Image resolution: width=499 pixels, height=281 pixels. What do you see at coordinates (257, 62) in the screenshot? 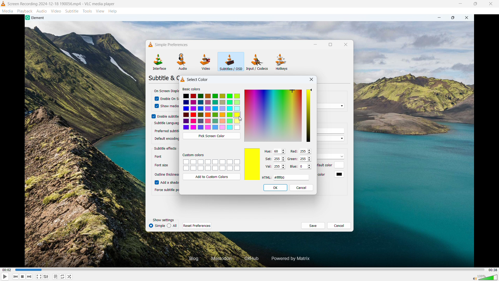
I see `Input or codecs ` at bounding box center [257, 62].